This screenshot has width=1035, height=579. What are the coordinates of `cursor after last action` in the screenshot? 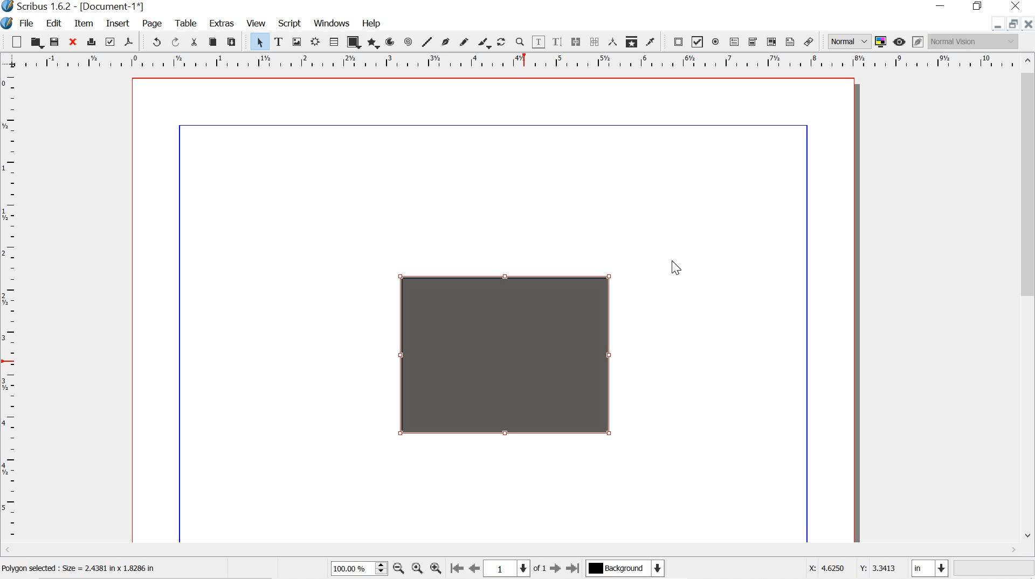 It's located at (678, 268).